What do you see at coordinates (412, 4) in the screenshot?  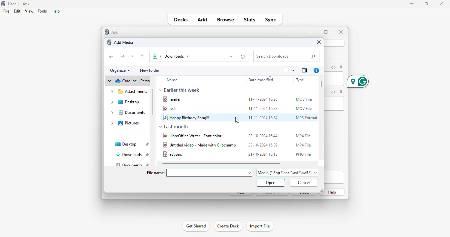 I see `minimize` at bounding box center [412, 4].